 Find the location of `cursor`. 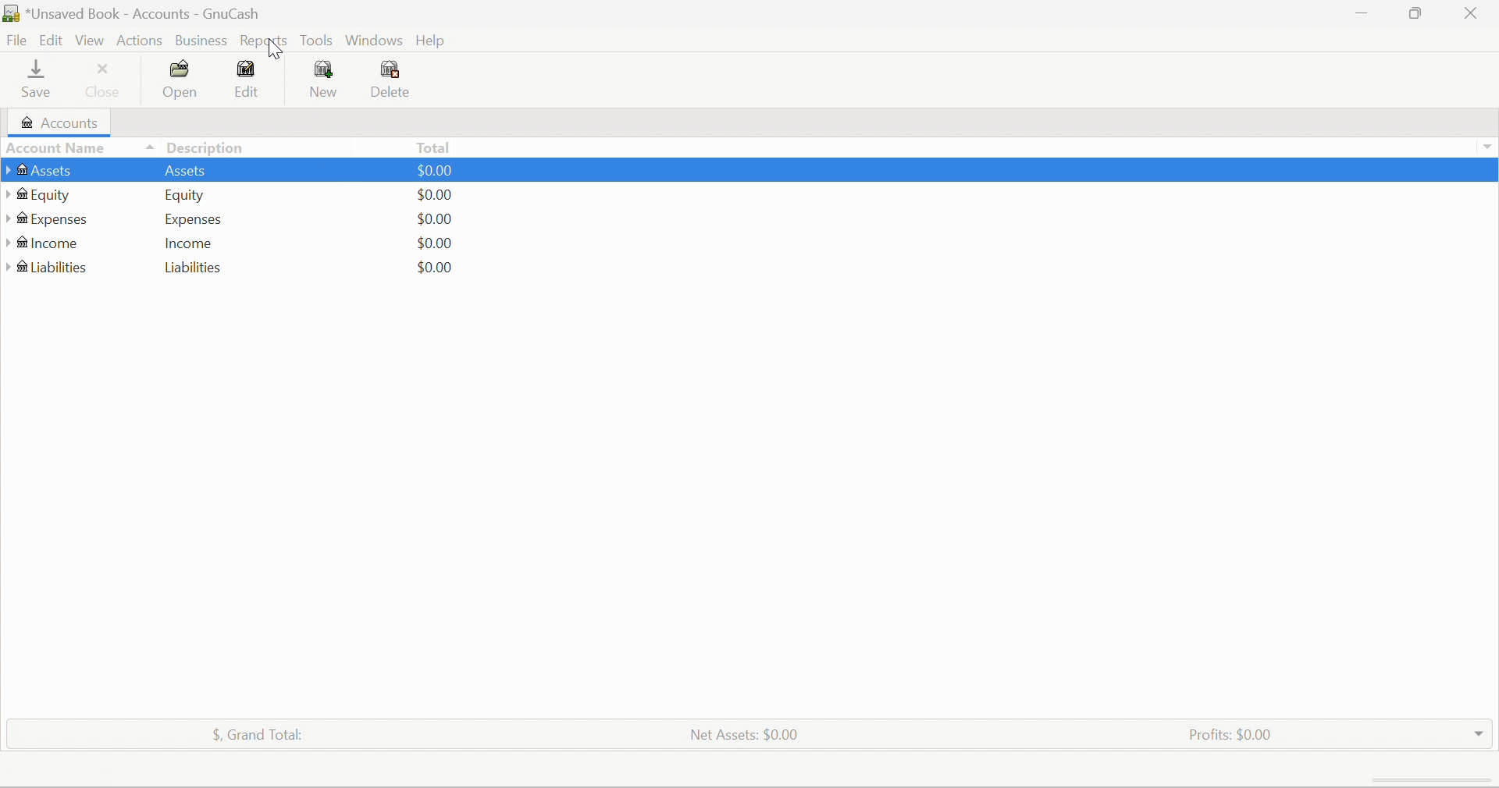

cursor is located at coordinates (281, 51).